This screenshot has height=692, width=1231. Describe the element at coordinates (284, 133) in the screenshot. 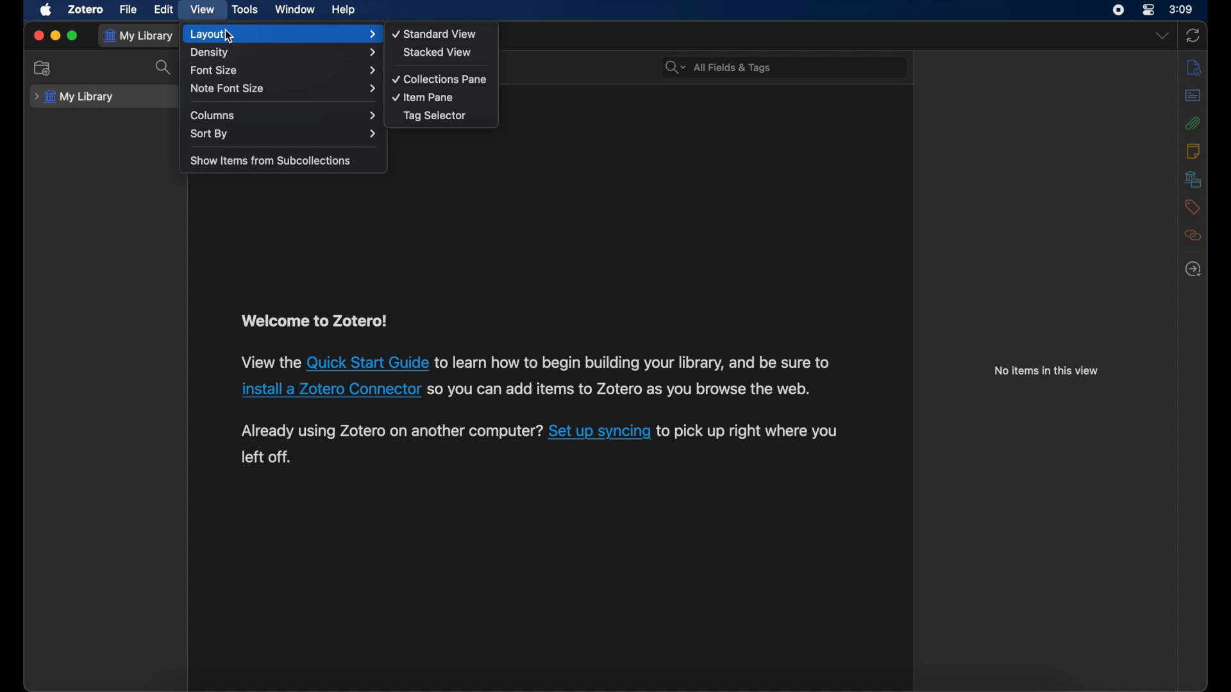

I see `sort by menu` at that location.